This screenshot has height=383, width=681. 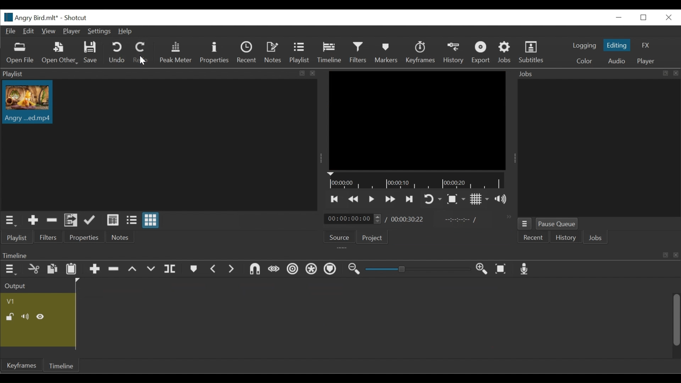 What do you see at coordinates (335, 199) in the screenshot?
I see `Skip to the next point` at bounding box center [335, 199].